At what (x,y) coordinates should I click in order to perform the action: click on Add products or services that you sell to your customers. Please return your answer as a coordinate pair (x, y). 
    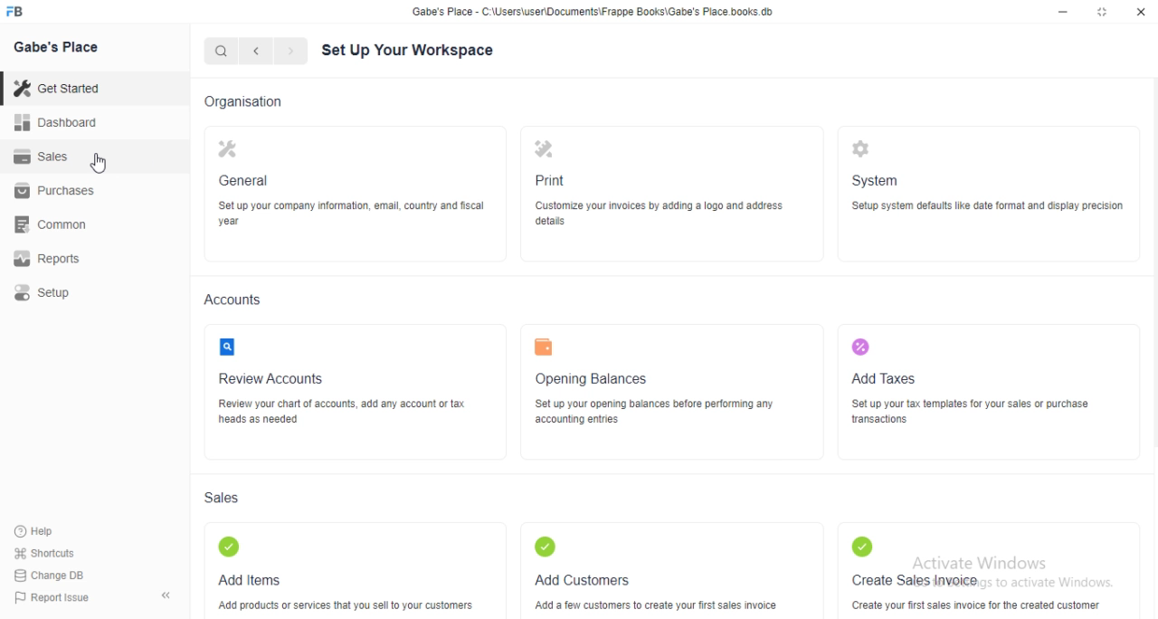
    Looking at the image, I should click on (345, 606).